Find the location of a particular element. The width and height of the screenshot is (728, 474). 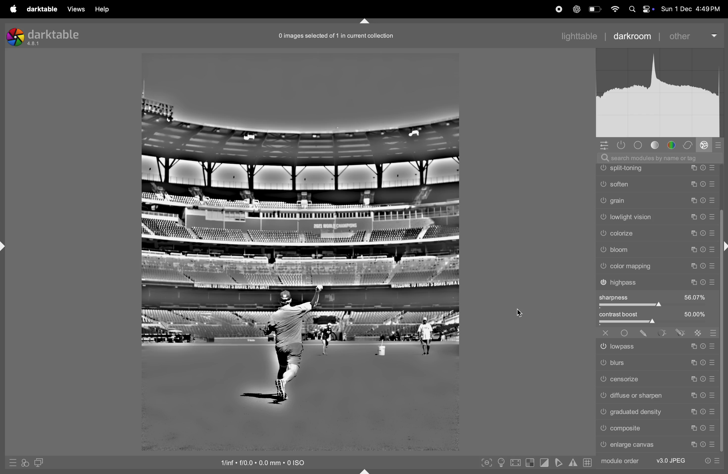

options is located at coordinates (605, 145).